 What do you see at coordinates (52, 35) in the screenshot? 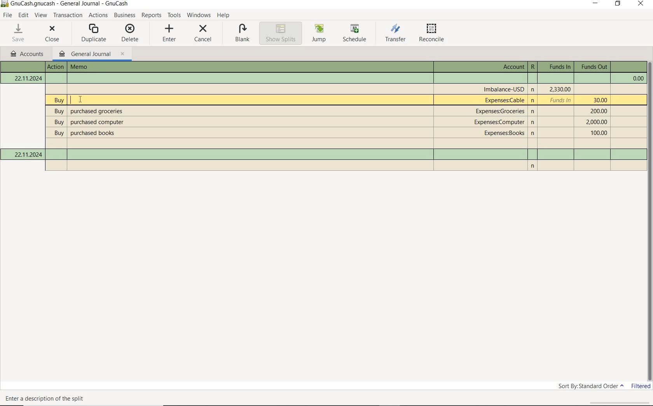
I see `close` at bounding box center [52, 35].